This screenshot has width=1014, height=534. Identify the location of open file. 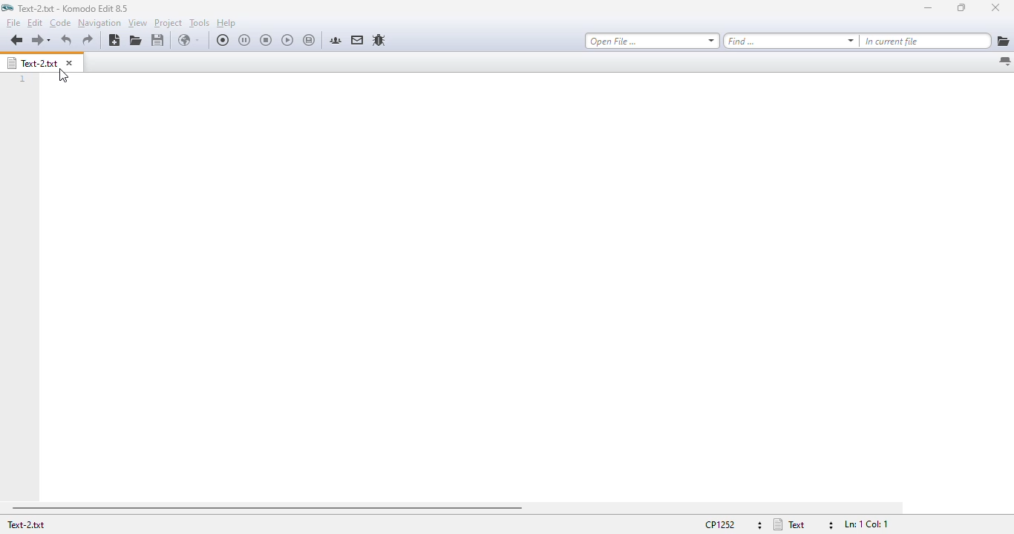
(135, 41).